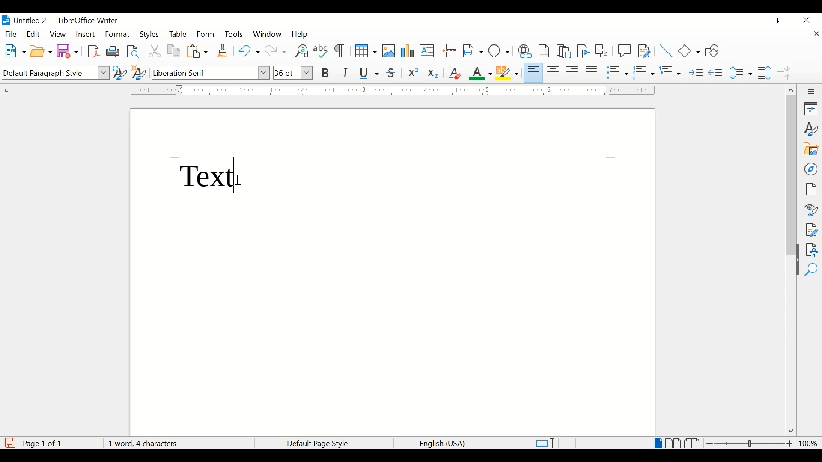  I want to click on save document, so click(10, 443).